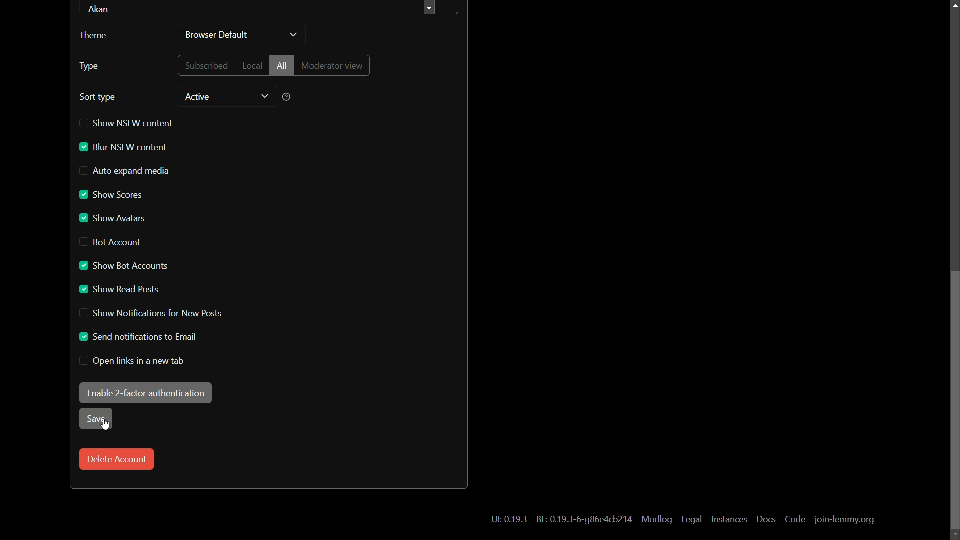  I want to click on dropdown, so click(264, 96).